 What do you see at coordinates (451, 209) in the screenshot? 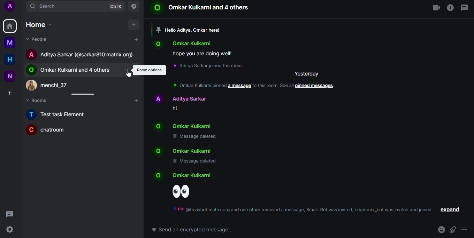
I see `‘expand` at bounding box center [451, 209].